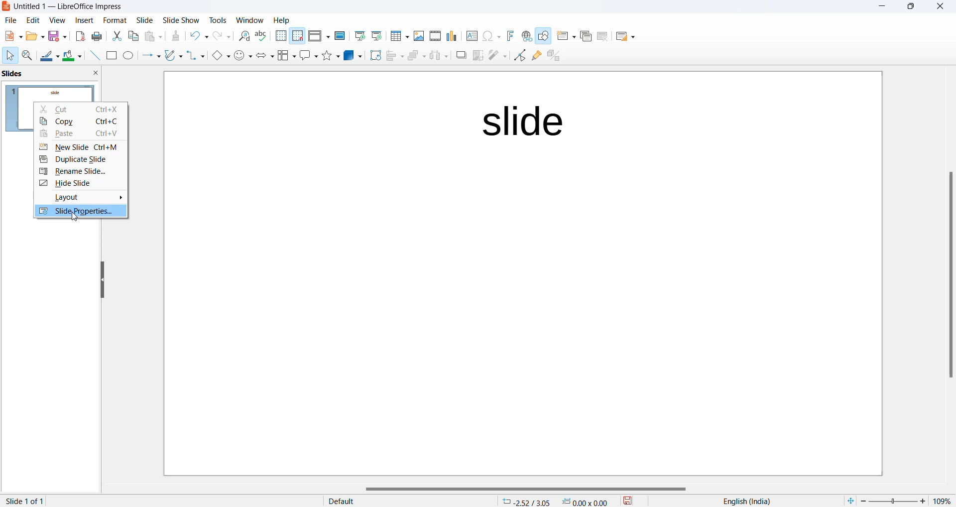 The image size is (956, 507). I want to click on insert special characters, so click(491, 36).